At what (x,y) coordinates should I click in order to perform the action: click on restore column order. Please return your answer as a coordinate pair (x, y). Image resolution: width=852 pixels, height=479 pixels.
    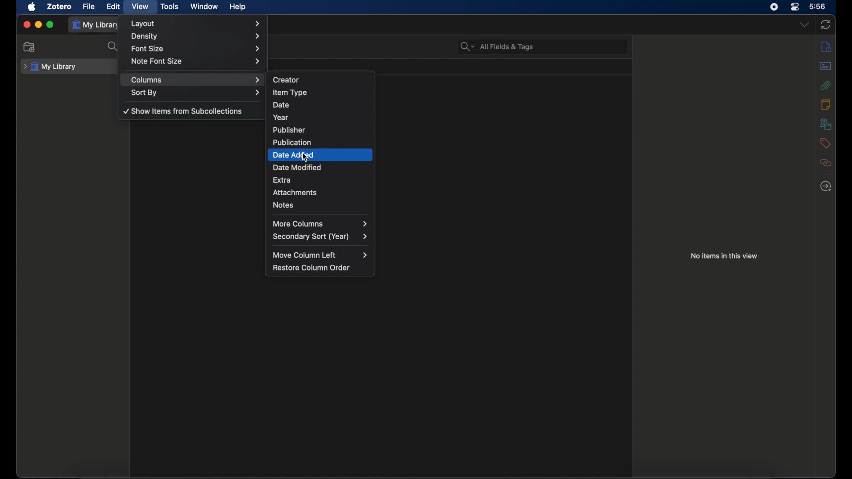
    Looking at the image, I should click on (312, 268).